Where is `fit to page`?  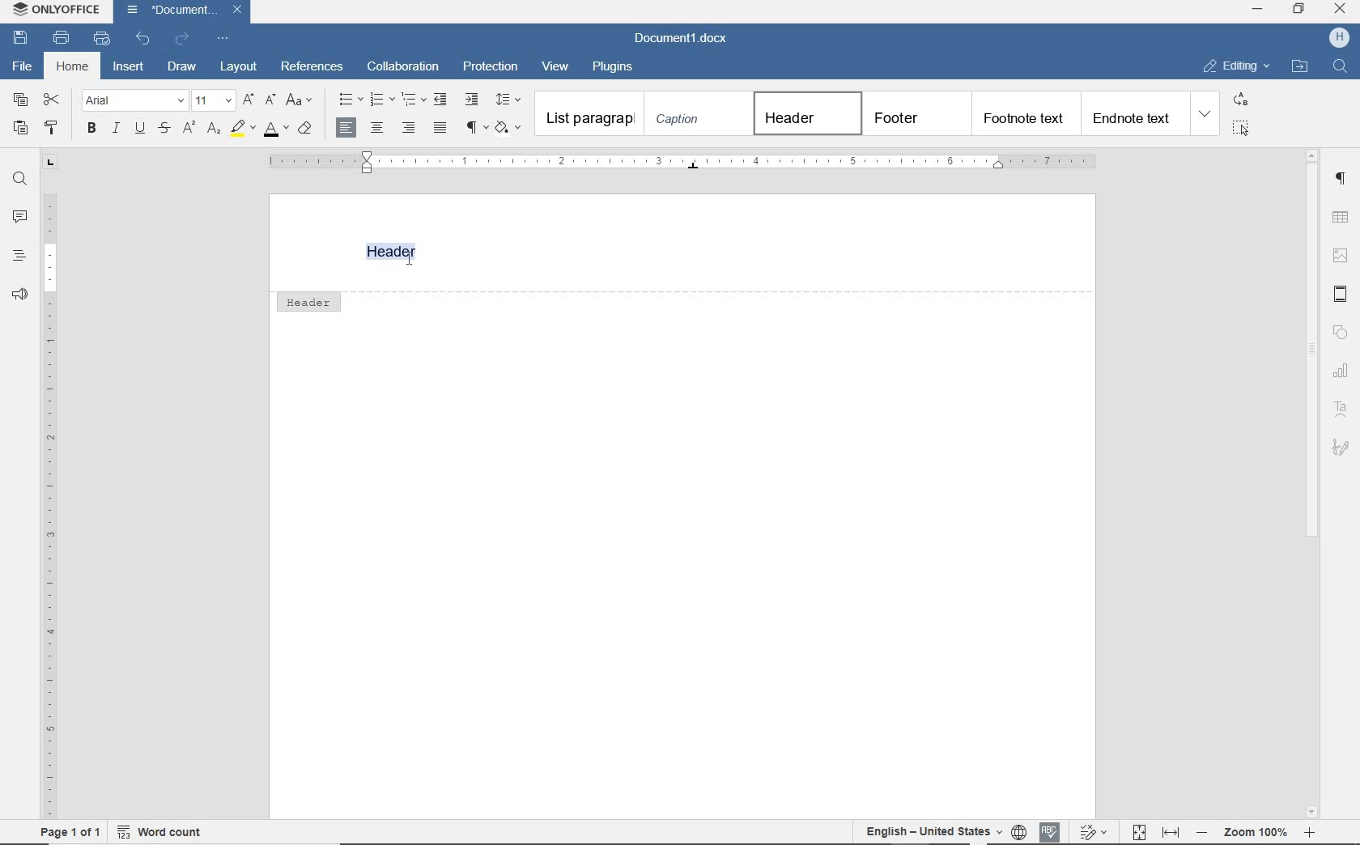
fit to page is located at coordinates (1138, 832).